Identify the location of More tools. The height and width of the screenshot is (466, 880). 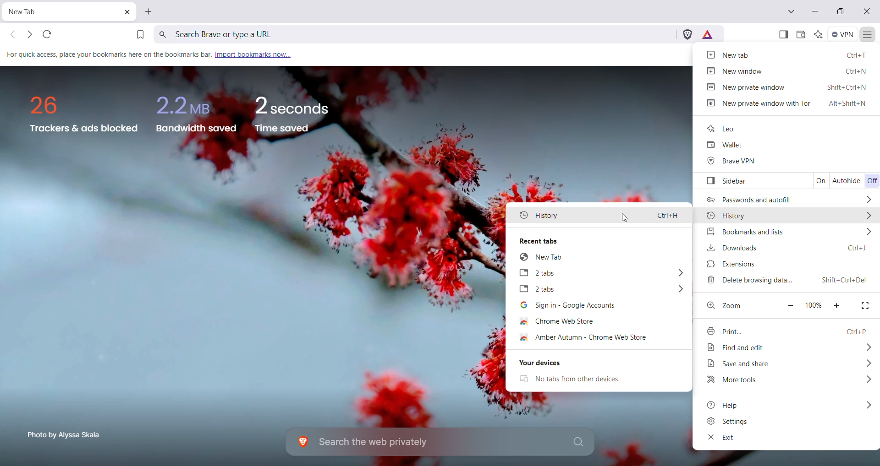
(789, 380).